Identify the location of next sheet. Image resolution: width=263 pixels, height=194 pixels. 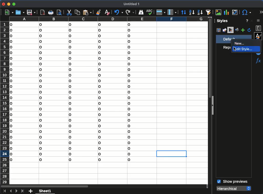
(16, 191).